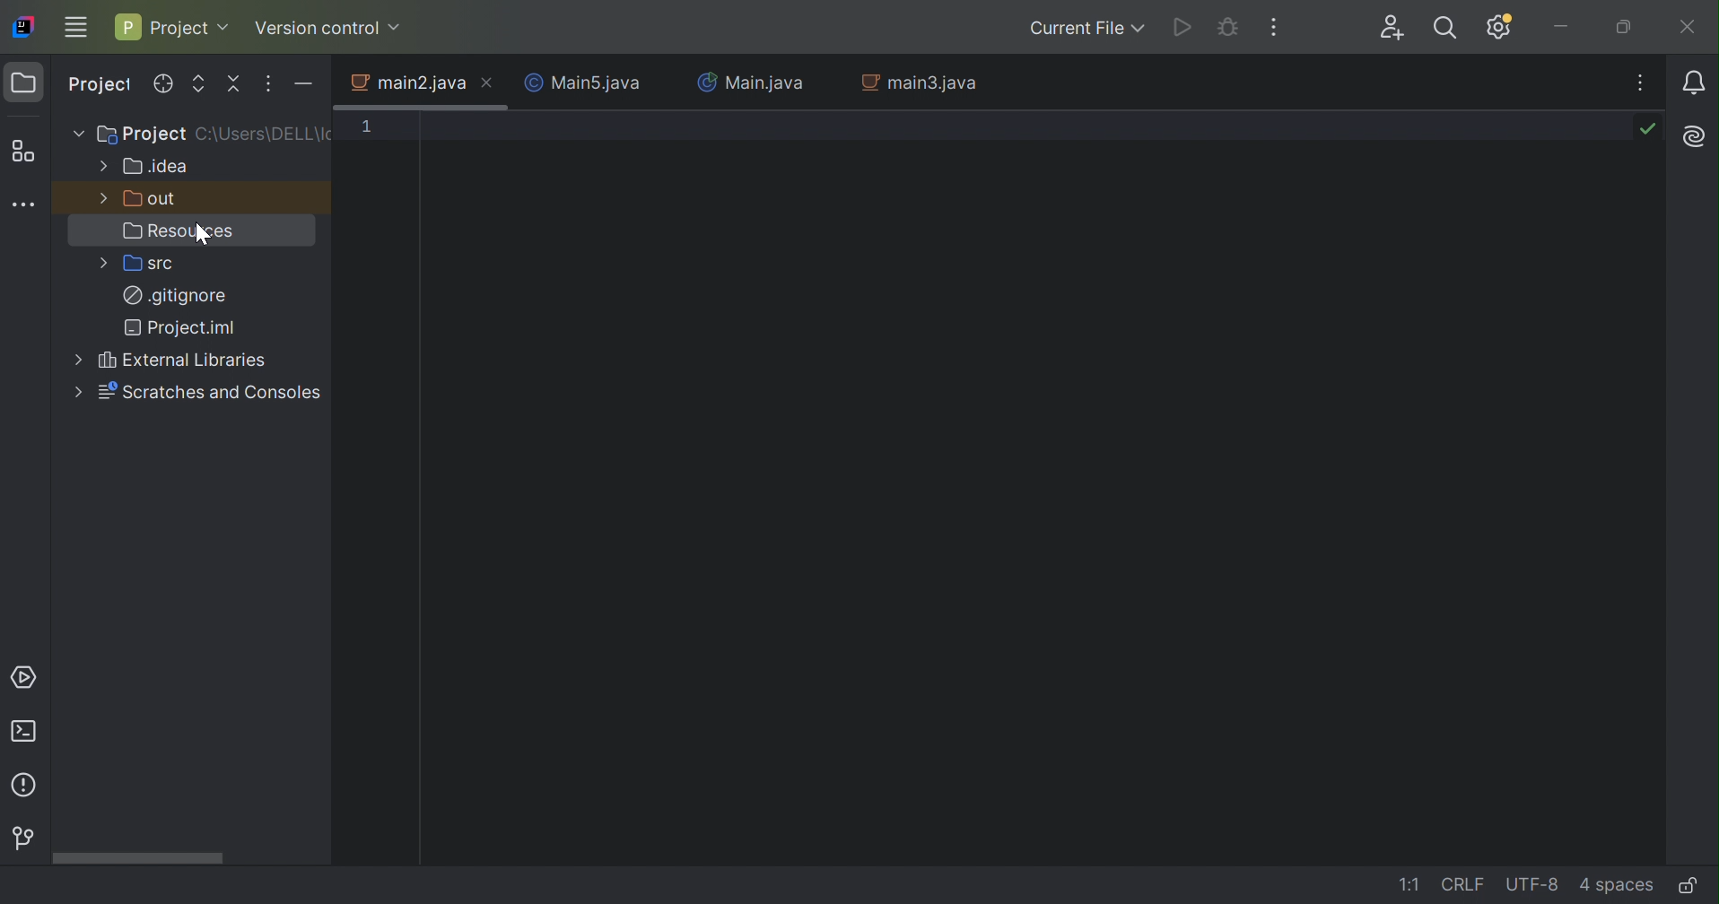 Image resolution: width=1719 pixels, height=904 pixels. What do you see at coordinates (407, 86) in the screenshot?
I see `main2,java` at bounding box center [407, 86].